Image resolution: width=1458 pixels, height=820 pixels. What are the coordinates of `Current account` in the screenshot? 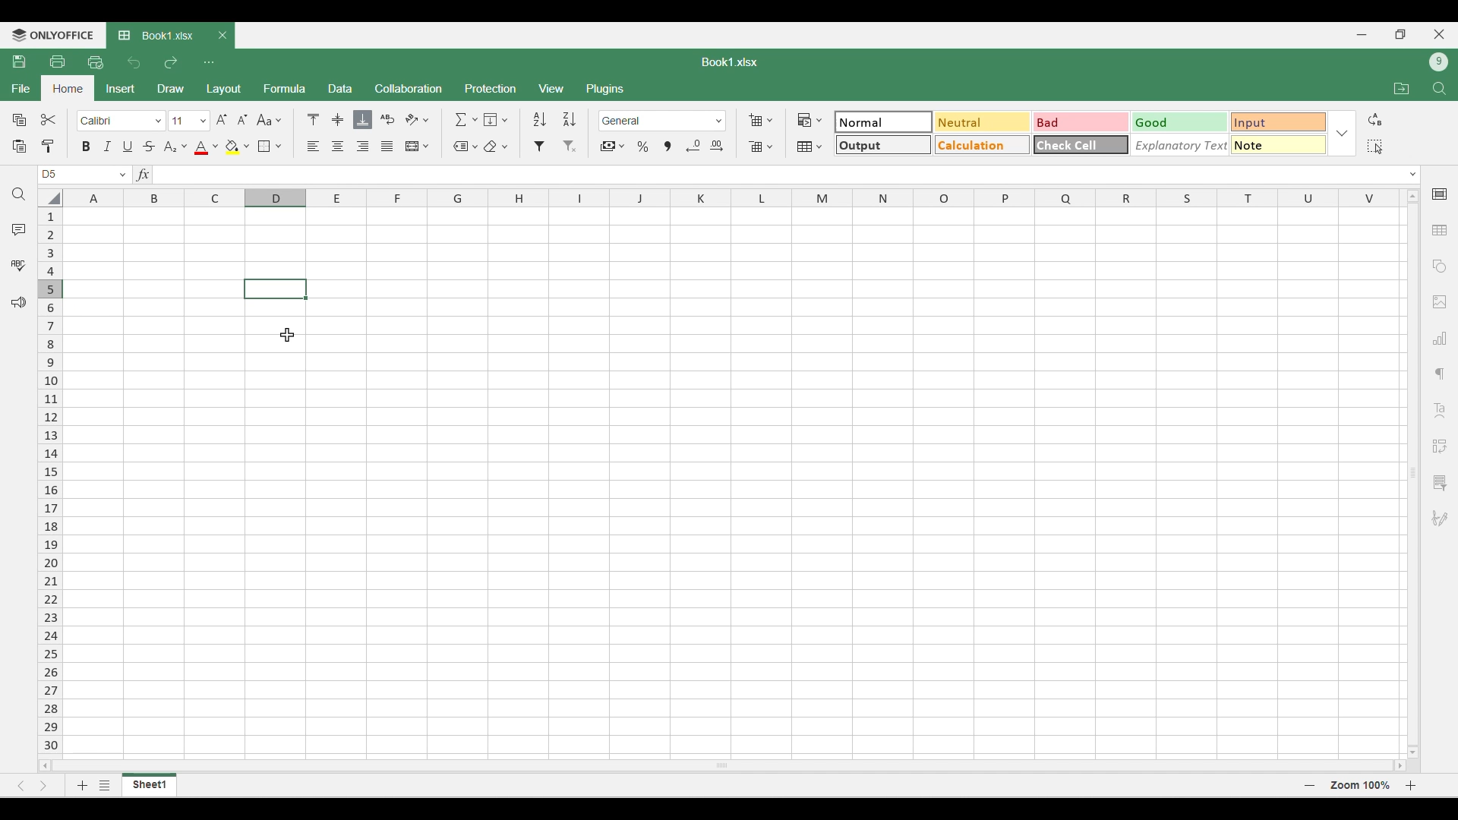 It's located at (1439, 62).